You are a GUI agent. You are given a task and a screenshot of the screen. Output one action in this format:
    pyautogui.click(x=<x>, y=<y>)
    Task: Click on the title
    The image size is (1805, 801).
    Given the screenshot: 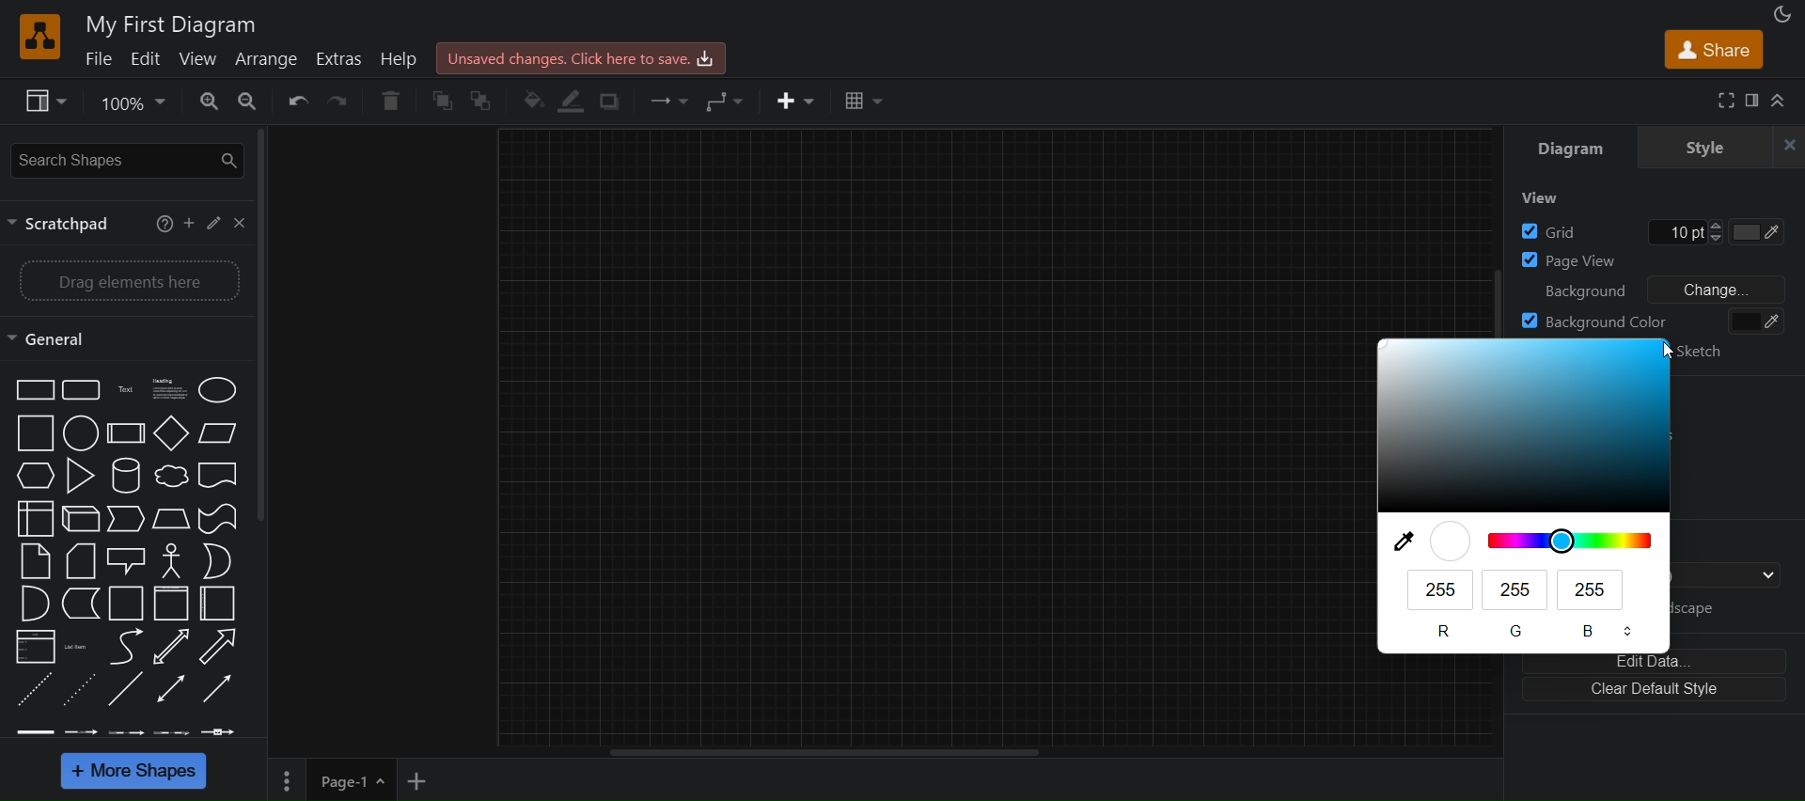 What is the action you would take?
    pyautogui.click(x=170, y=23)
    